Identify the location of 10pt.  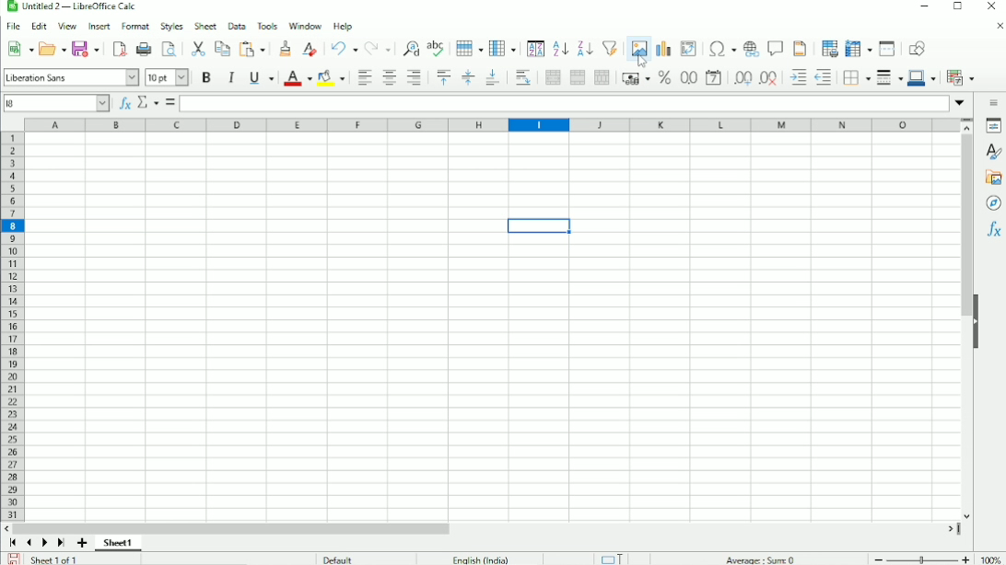
(167, 77).